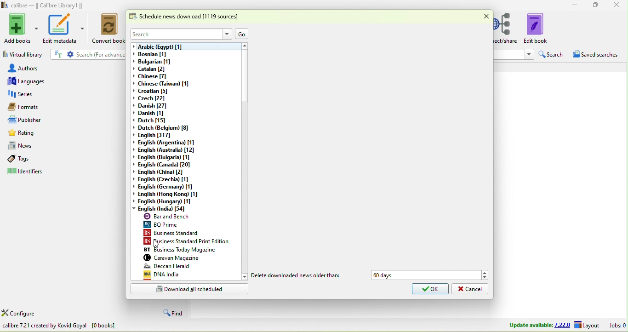 Image resolution: width=628 pixels, height=332 pixels. I want to click on add books, so click(17, 29).